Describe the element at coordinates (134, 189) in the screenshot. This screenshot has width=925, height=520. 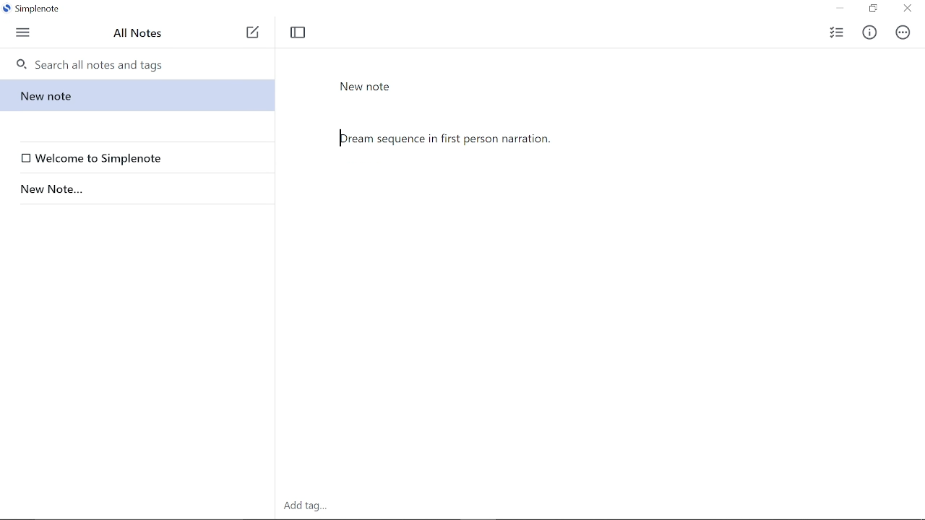
I see `New Note...` at that location.